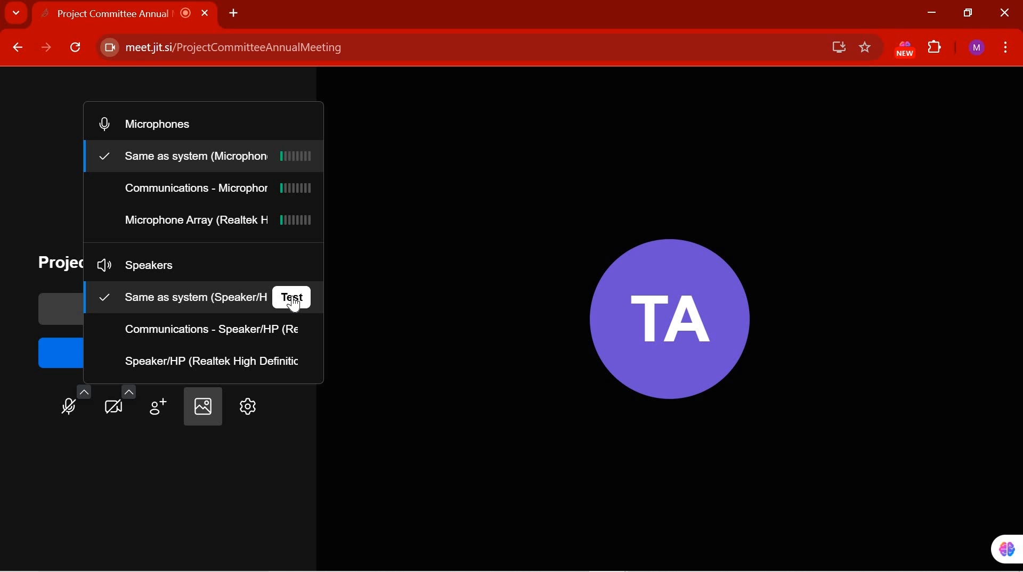 The width and height of the screenshot is (1023, 572). What do you see at coordinates (16, 14) in the screenshot?
I see `SEARCH TABS` at bounding box center [16, 14].